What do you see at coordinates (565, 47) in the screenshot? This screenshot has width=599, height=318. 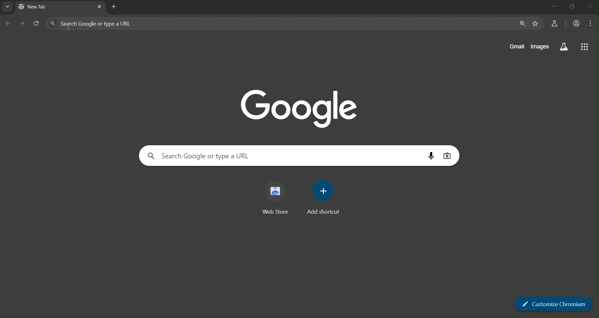 I see `search labs` at bounding box center [565, 47].